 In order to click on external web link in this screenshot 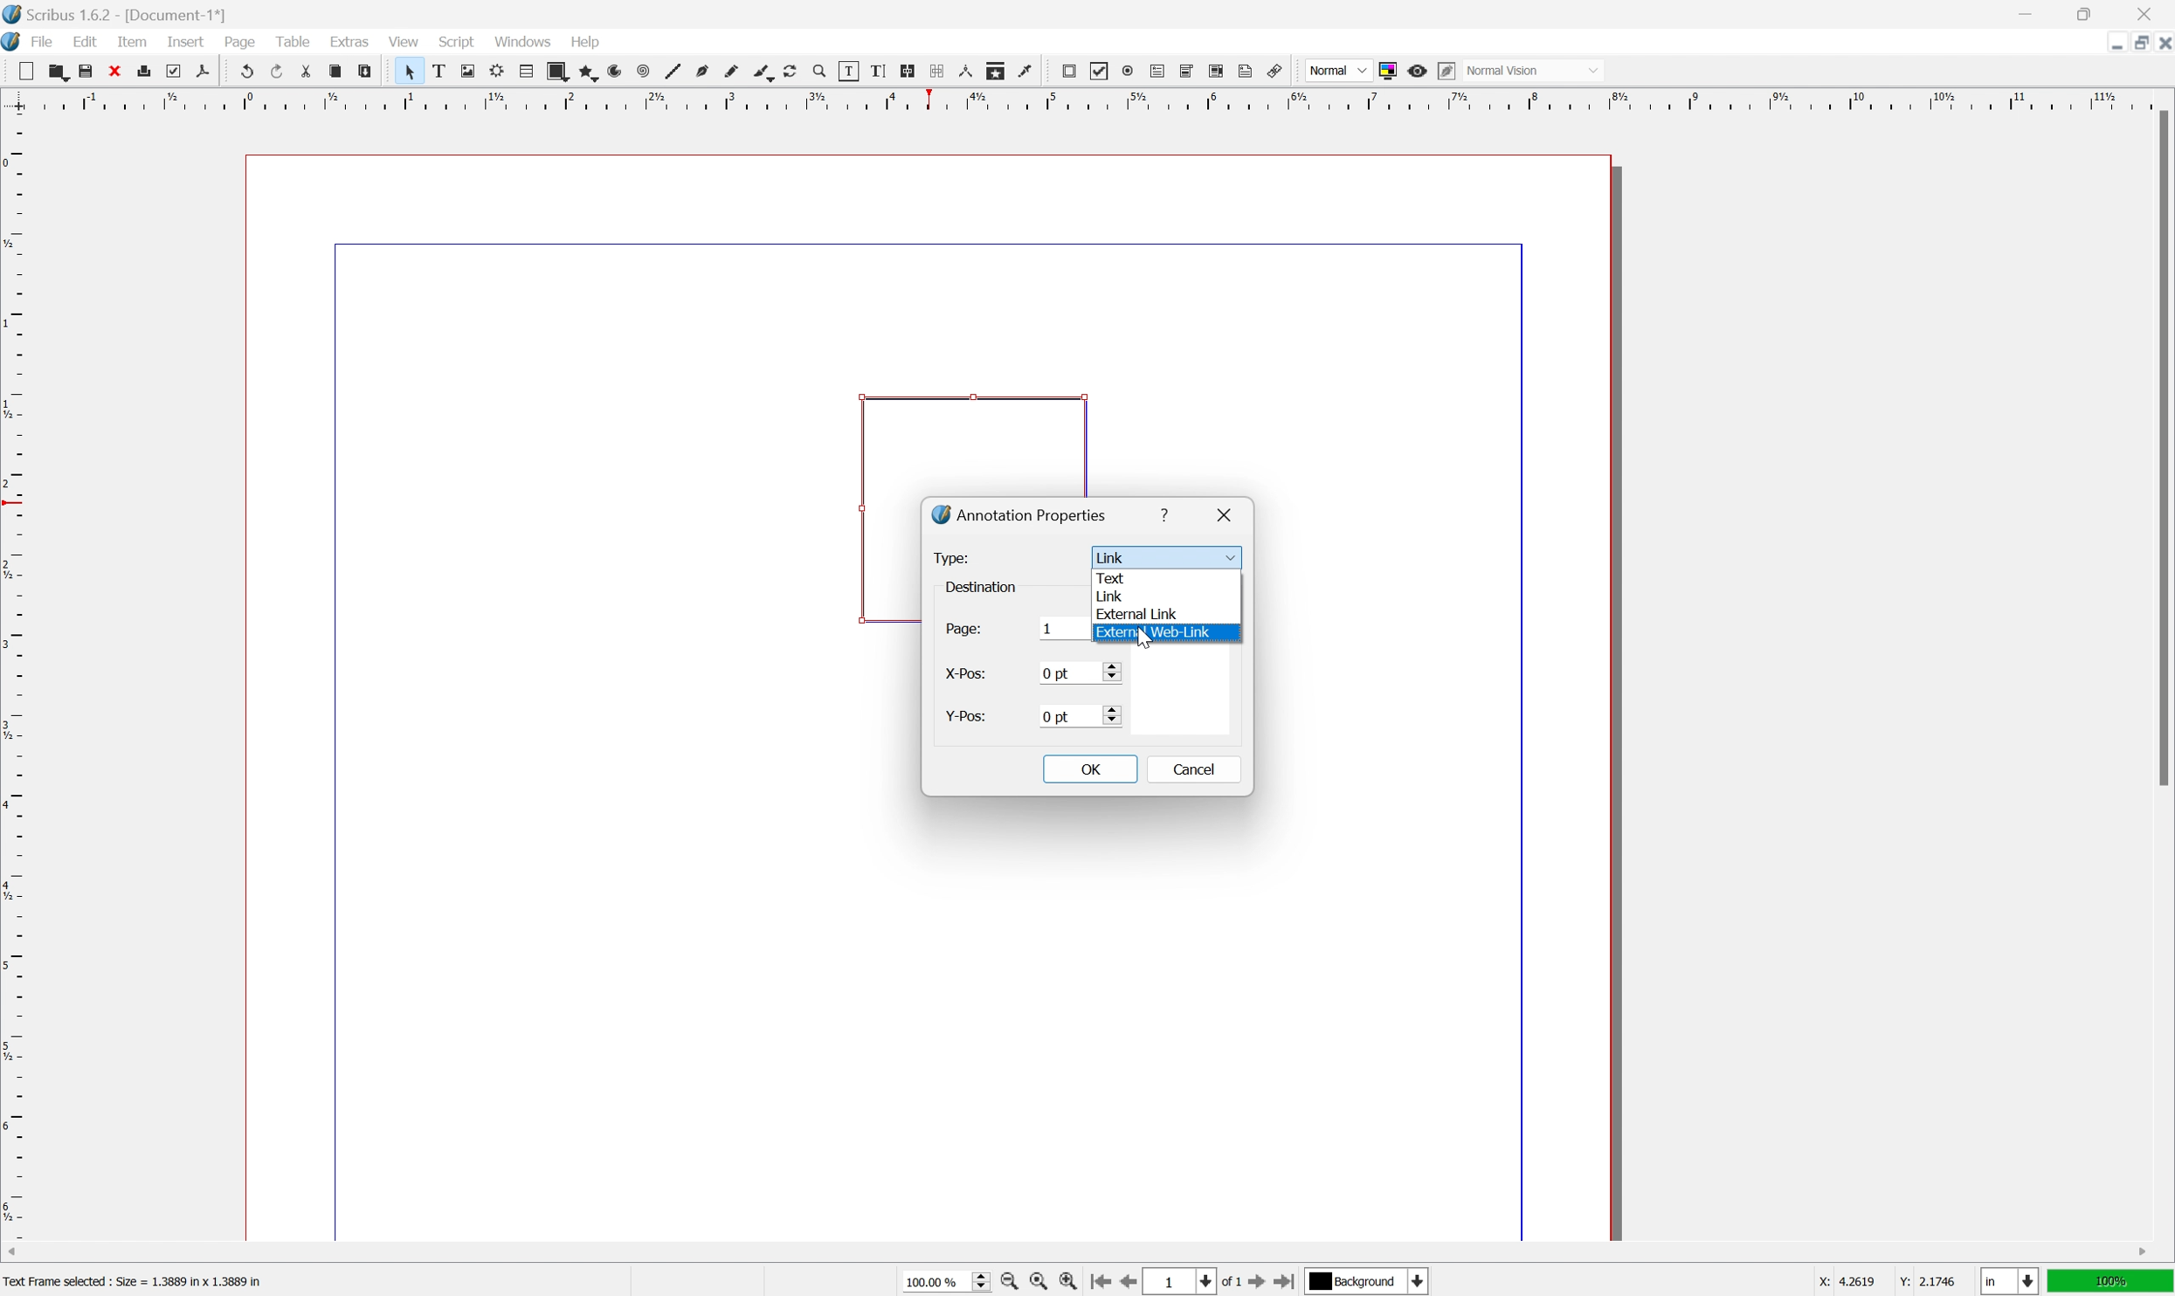, I will do `click(1154, 633)`.